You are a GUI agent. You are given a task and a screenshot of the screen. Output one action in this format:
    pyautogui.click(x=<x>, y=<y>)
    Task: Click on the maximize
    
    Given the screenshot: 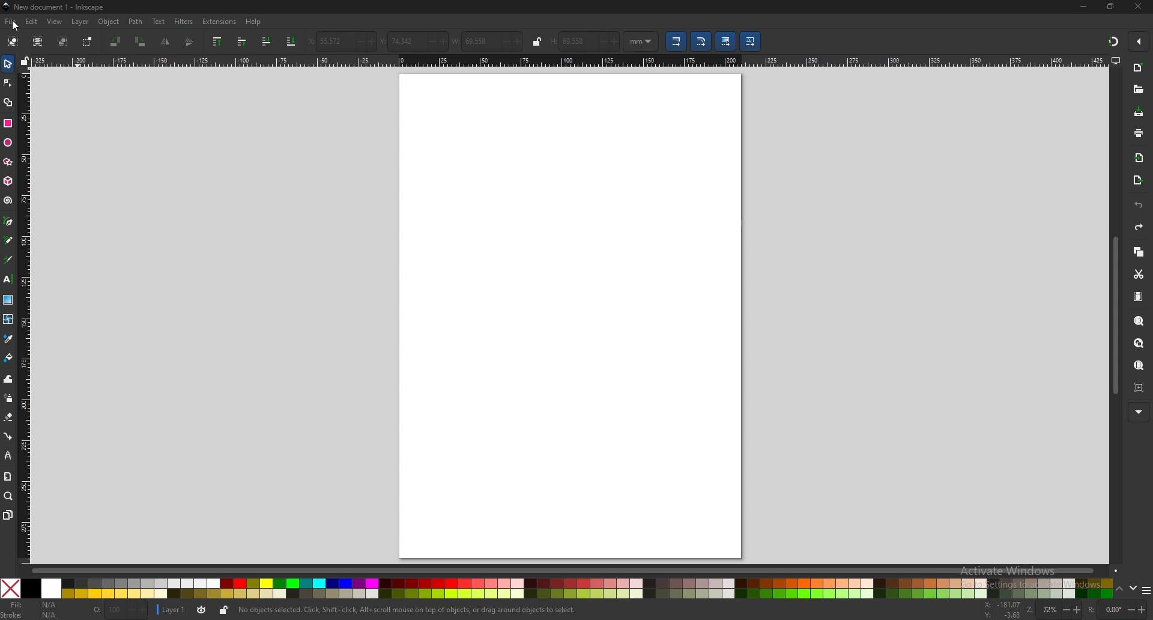 What is the action you would take?
    pyautogui.click(x=1111, y=7)
    